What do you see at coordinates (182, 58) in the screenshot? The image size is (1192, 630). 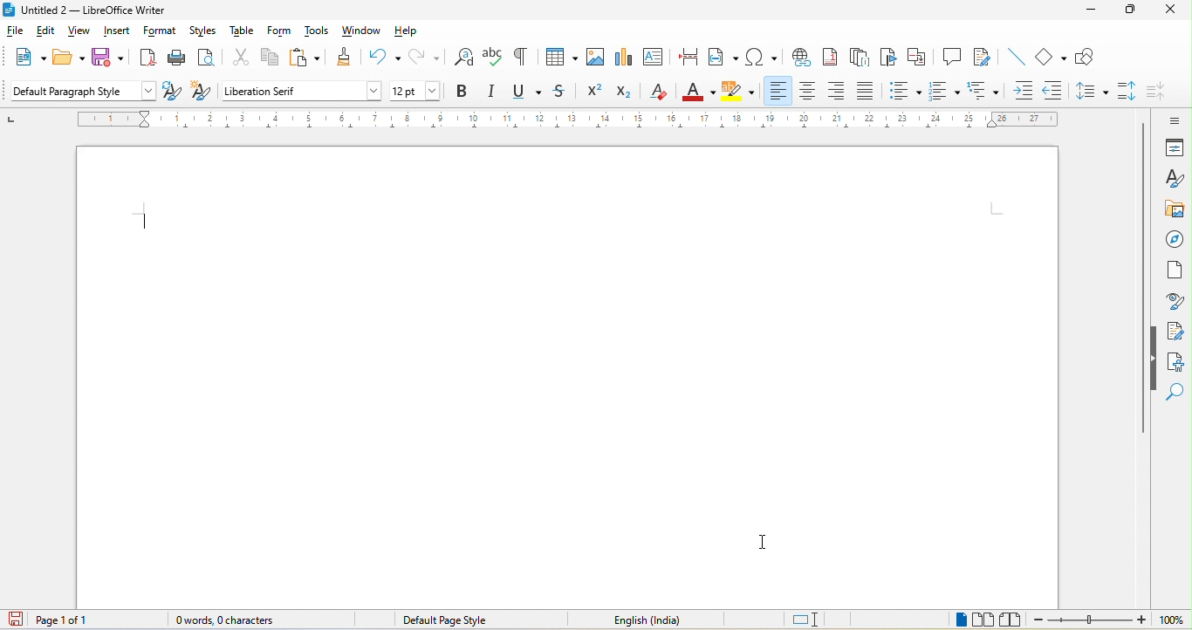 I see `print` at bounding box center [182, 58].